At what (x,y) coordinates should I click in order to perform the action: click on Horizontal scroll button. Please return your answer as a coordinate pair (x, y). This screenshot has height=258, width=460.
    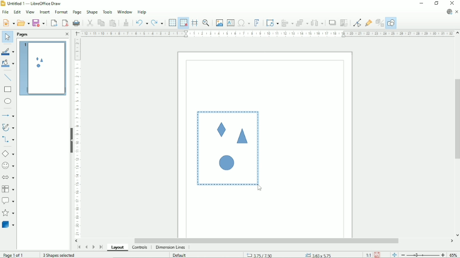
    Looking at the image, I should click on (77, 241).